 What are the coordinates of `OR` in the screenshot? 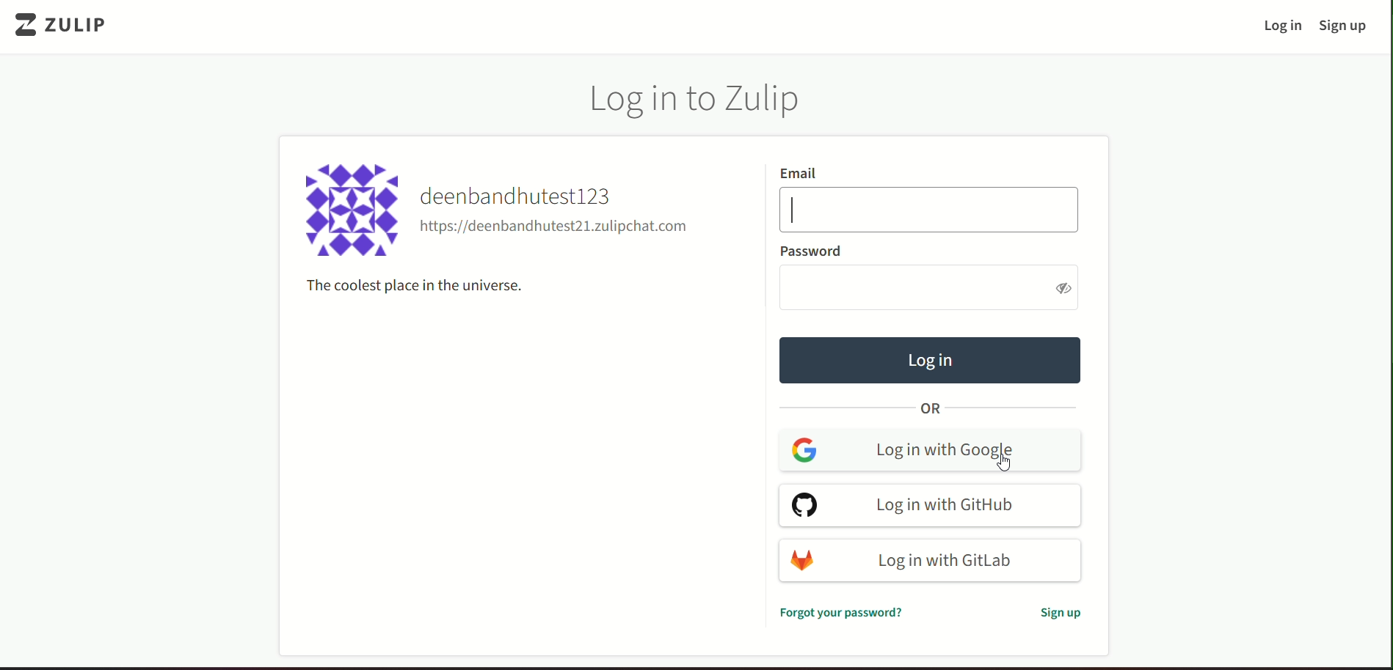 It's located at (928, 410).